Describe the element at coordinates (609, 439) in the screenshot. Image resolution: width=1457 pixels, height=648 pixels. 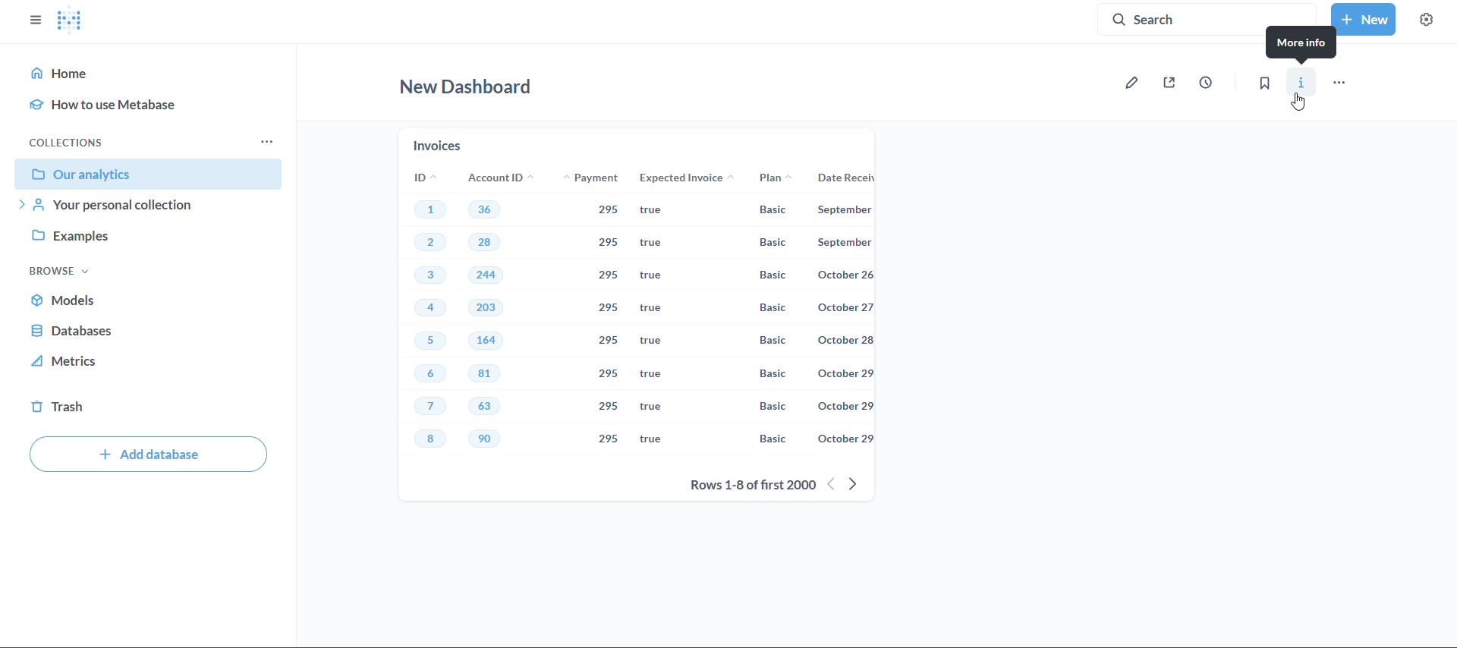
I see `295` at that location.